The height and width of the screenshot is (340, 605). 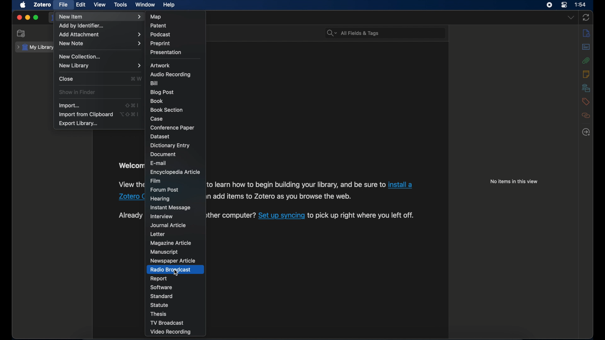 What do you see at coordinates (581, 5) in the screenshot?
I see `1:54` at bounding box center [581, 5].